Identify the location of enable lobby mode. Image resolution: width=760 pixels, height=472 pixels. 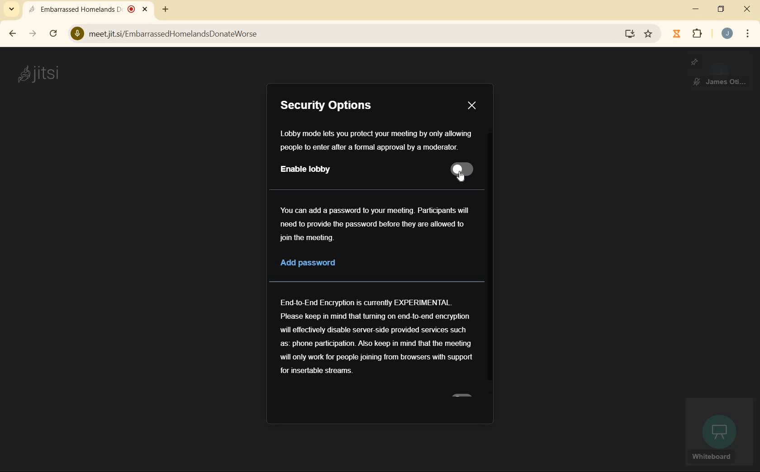
(347, 171).